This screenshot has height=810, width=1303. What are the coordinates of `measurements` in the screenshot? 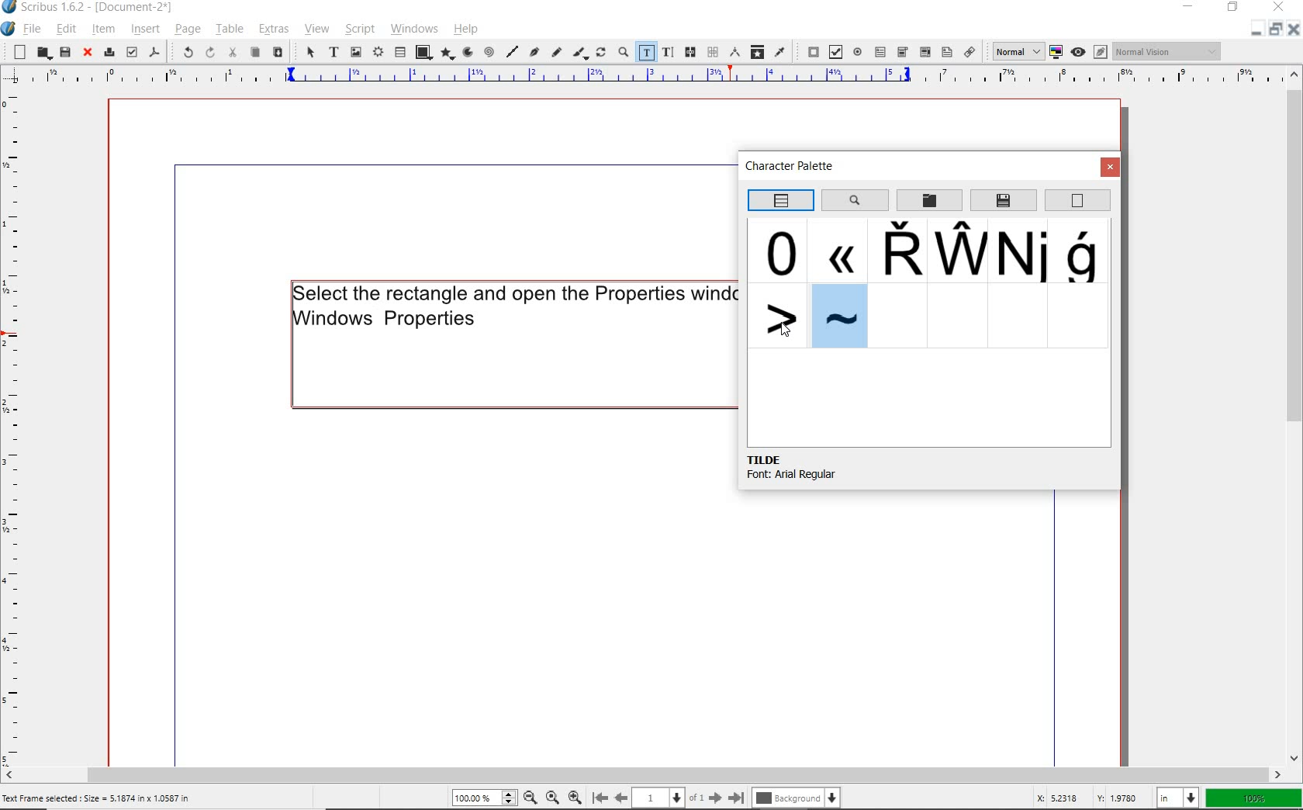 It's located at (734, 51).